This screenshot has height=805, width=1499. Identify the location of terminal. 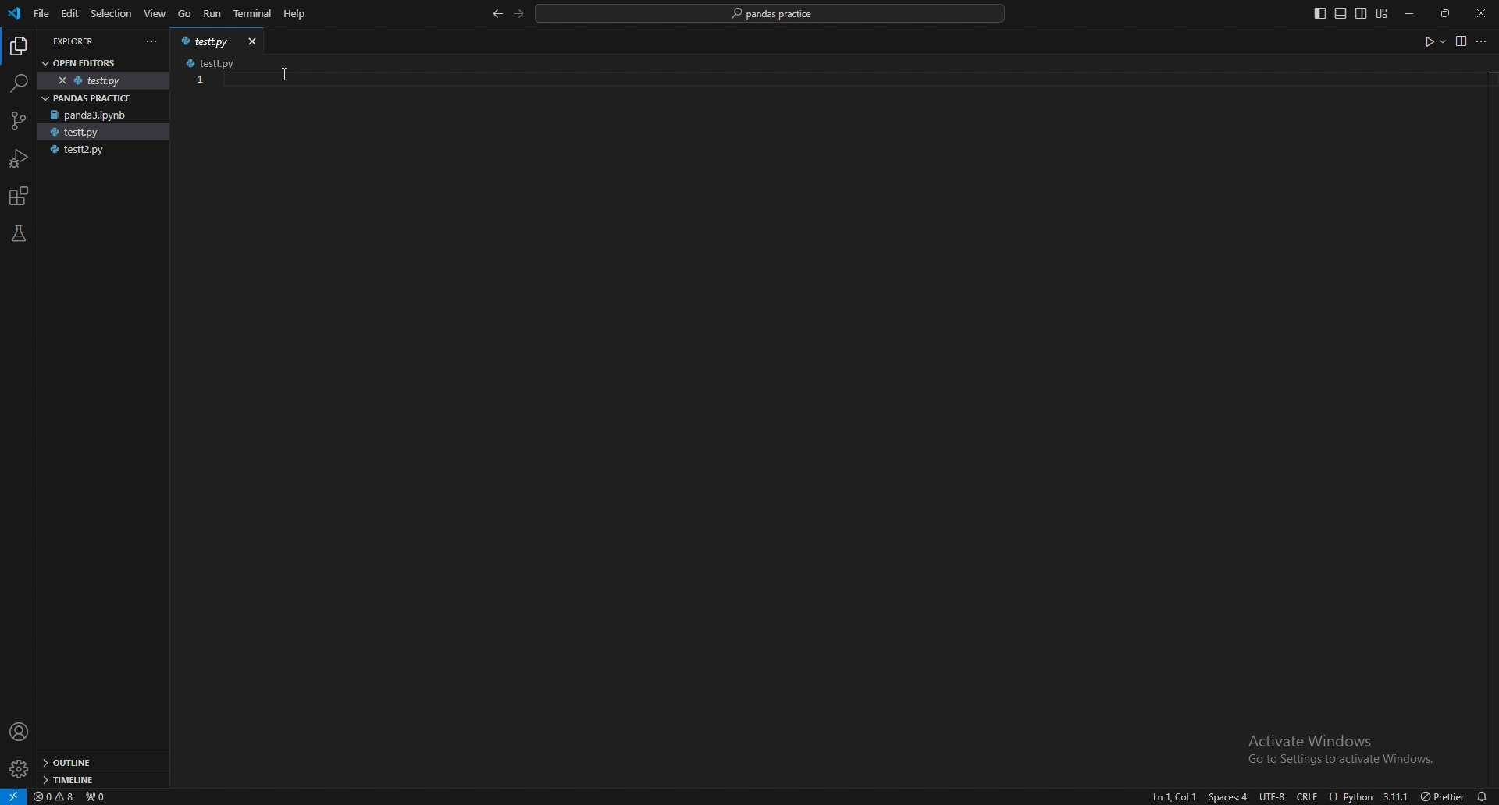
(254, 13).